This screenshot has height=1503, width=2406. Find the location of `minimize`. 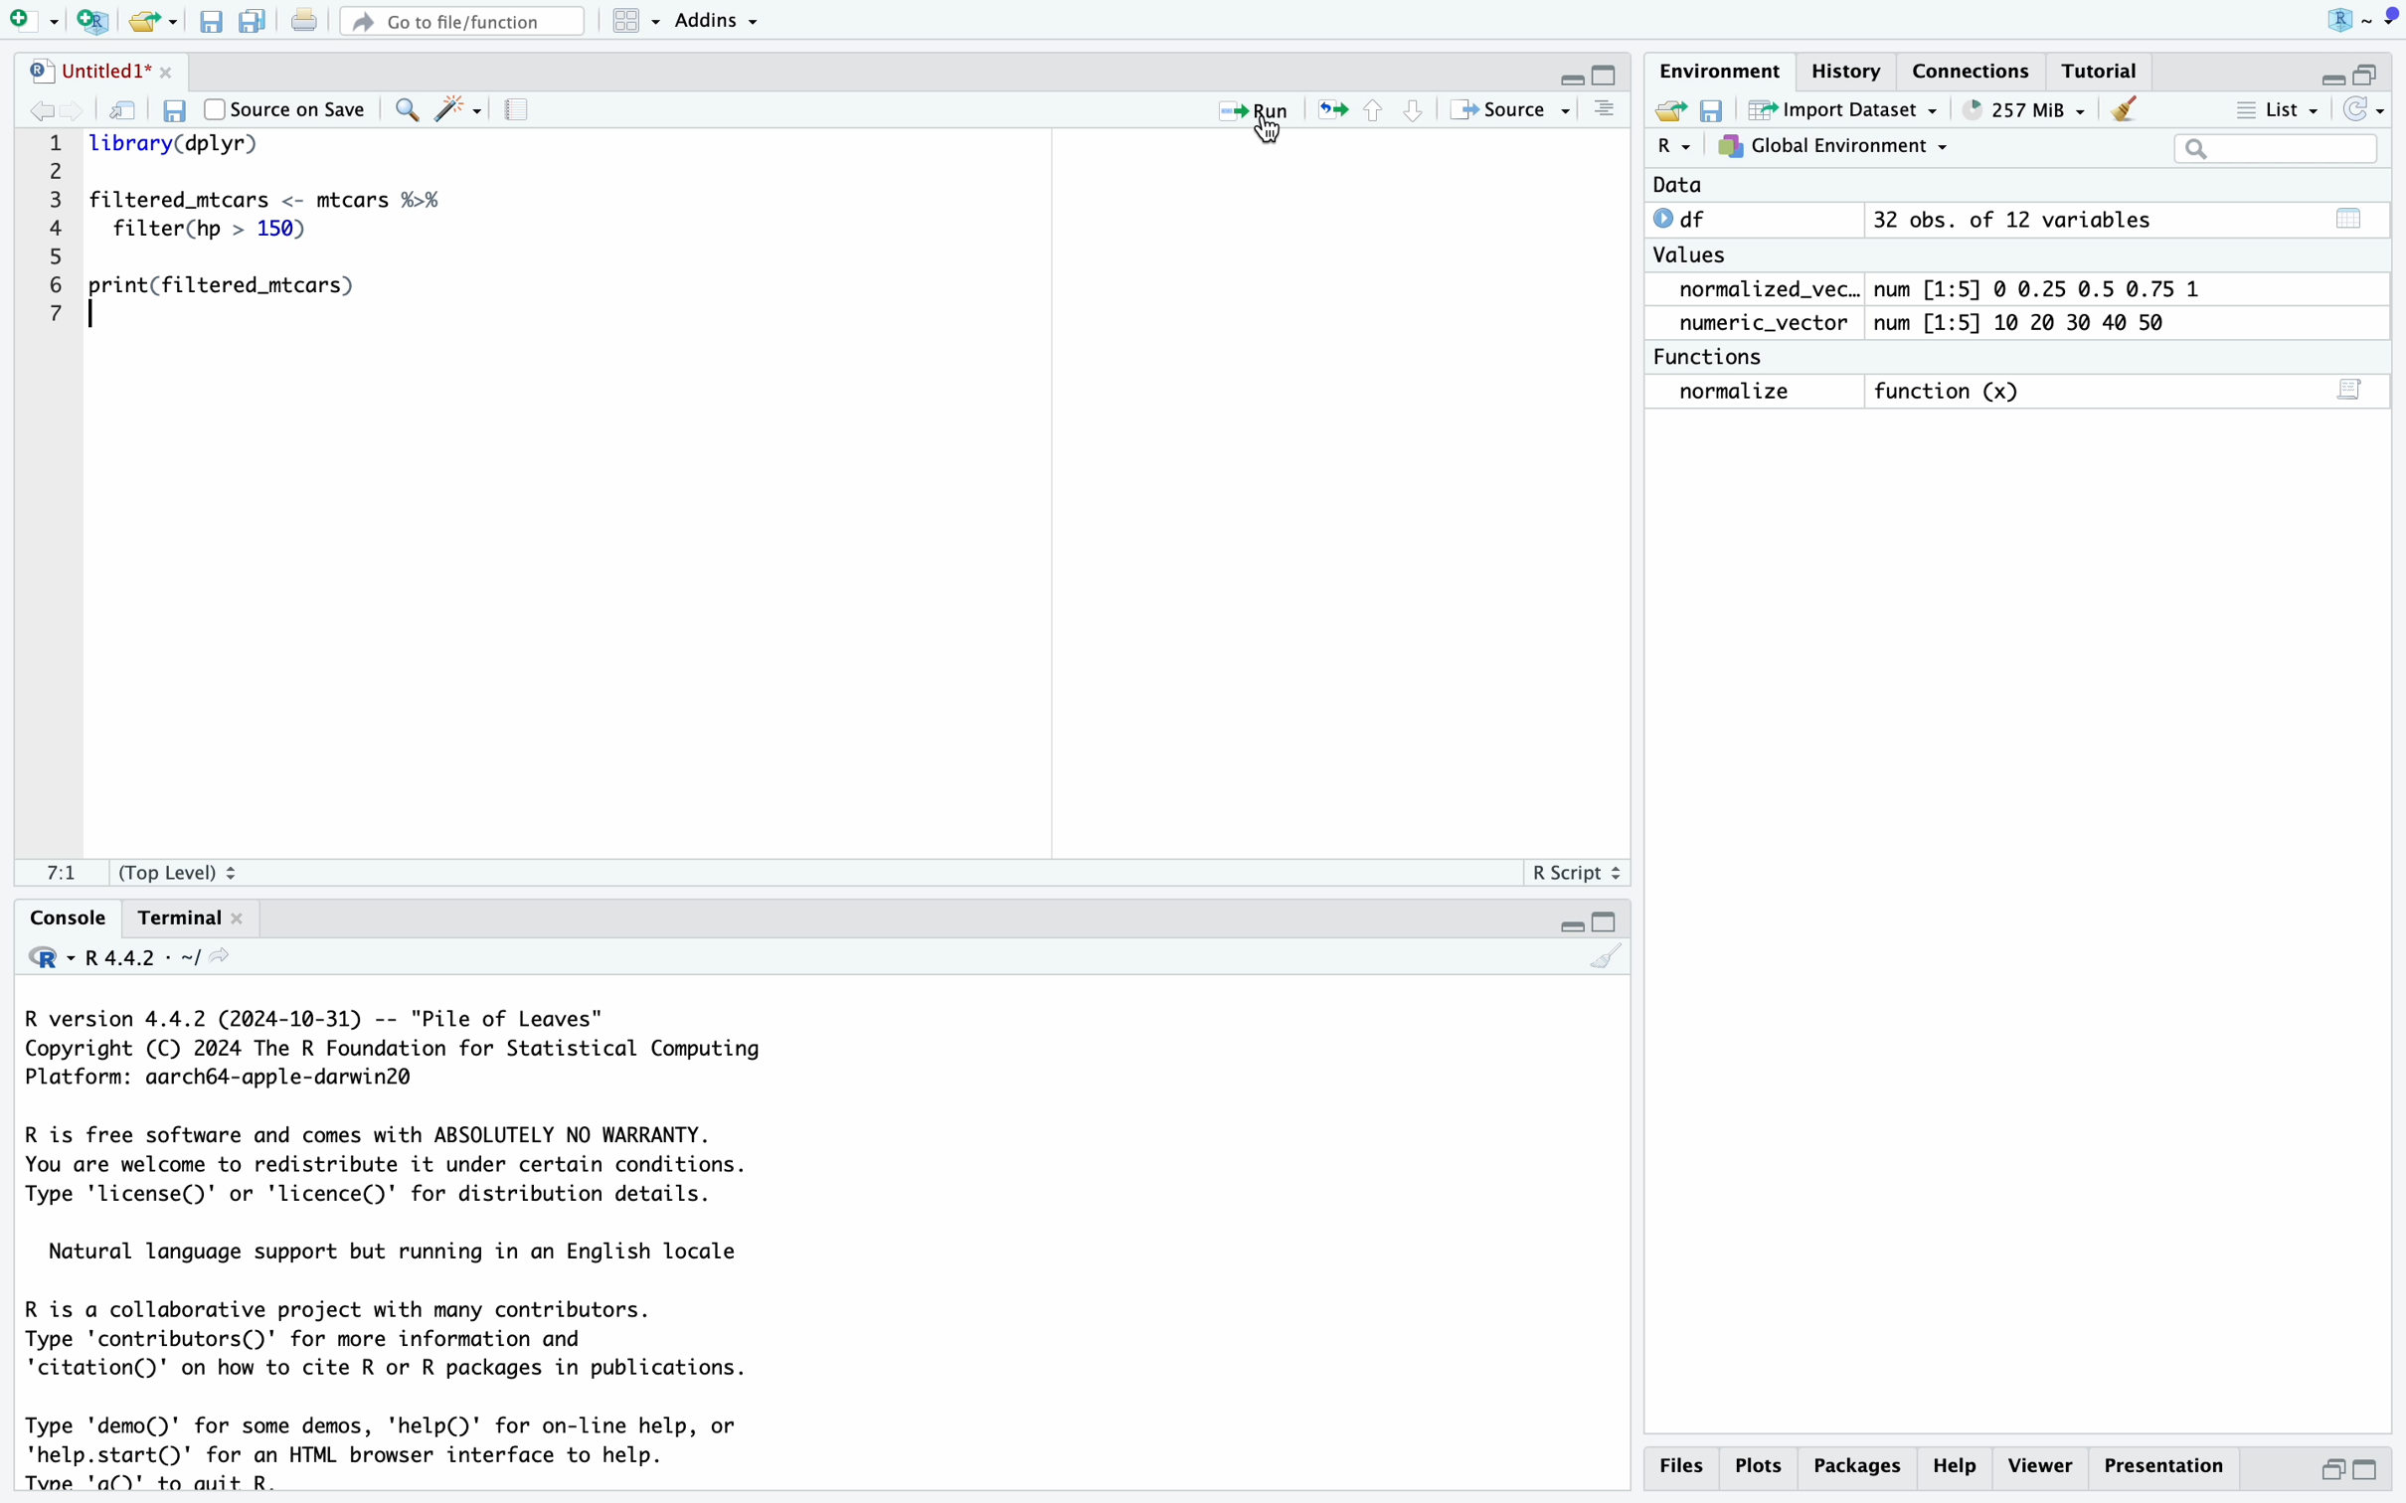

minimize is located at coordinates (1571, 82).